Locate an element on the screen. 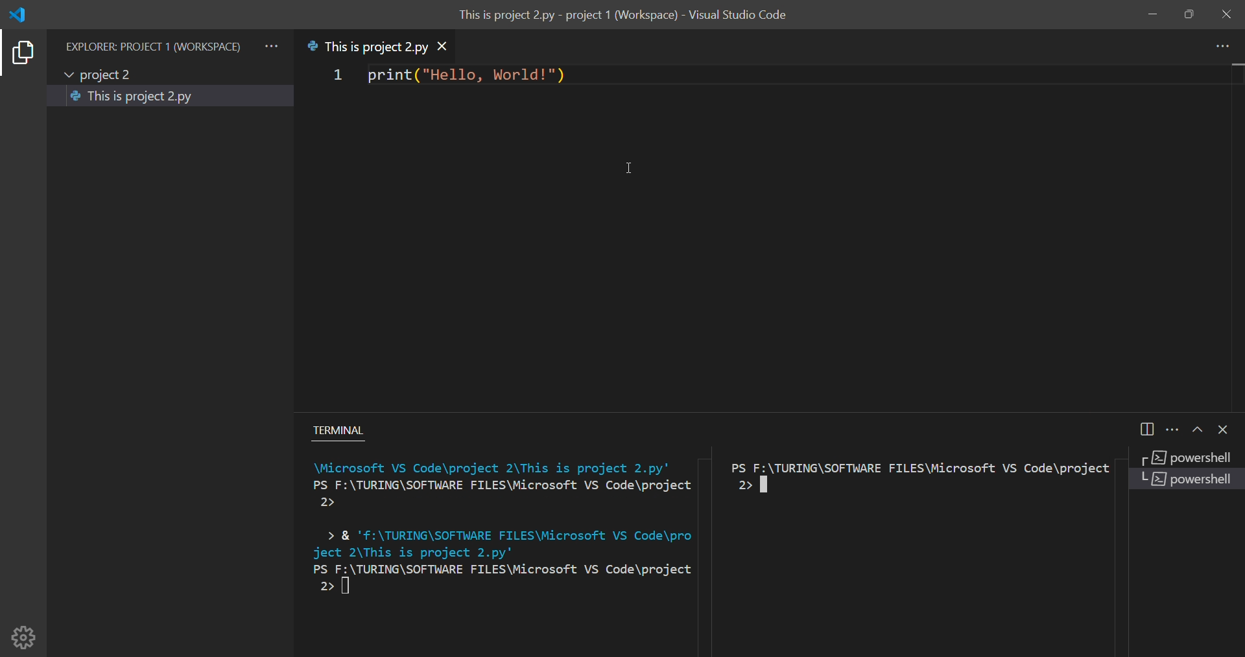  \Microsoft VS Code\project 2\This is project 2.py"
PS F:\TURING\SOFTWARE FILES\Microsoft VS Code\project
2>

> & 'f:\TURING\SOFTWARE FILES\Microsoft VS Code\pro
ject 2\This is project 2.py*
PS he sori FILES\Microsoft VS Code\project
2> is located at coordinates (493, 531).